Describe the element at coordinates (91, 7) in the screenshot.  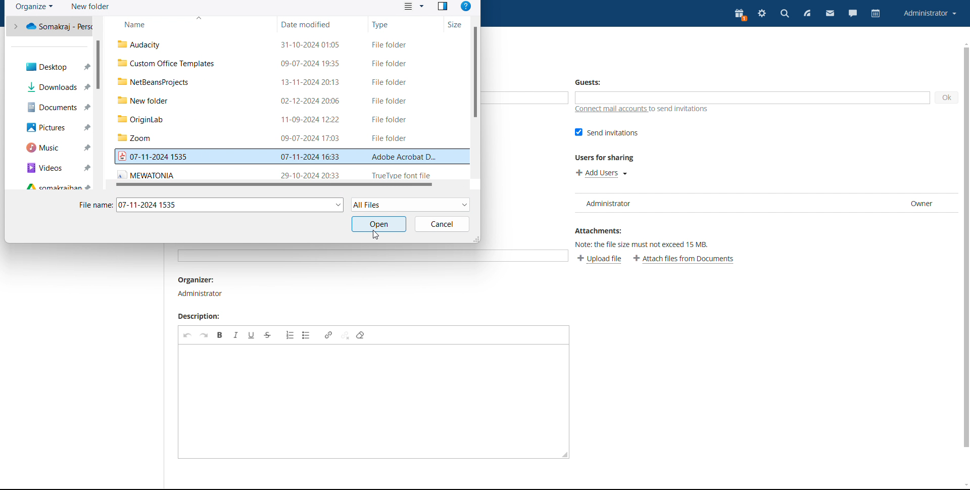
I see `new folder` at that location.